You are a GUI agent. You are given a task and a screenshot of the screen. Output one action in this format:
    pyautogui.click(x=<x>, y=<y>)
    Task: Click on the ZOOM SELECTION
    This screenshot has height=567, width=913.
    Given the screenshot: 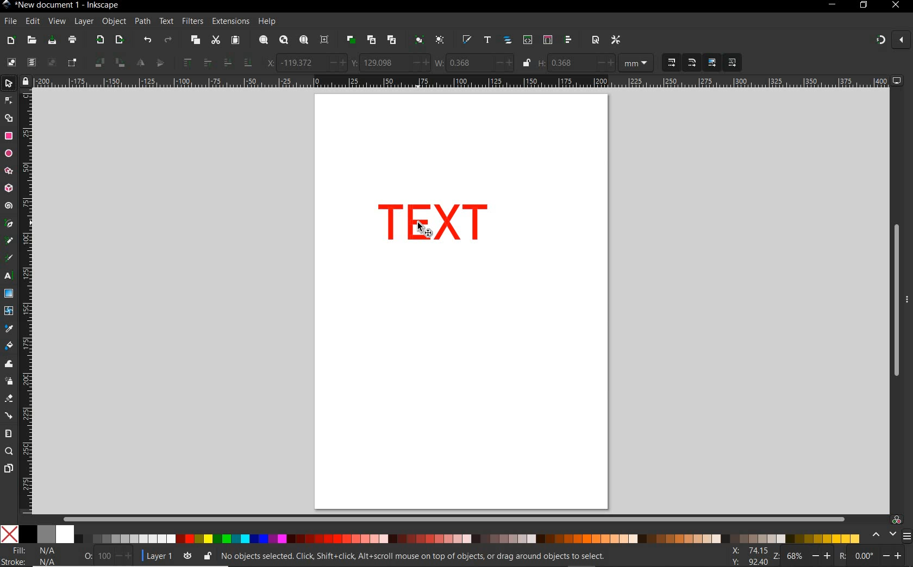 What is the action you would take?
    pyautogui.click(x=262, y=41)
    